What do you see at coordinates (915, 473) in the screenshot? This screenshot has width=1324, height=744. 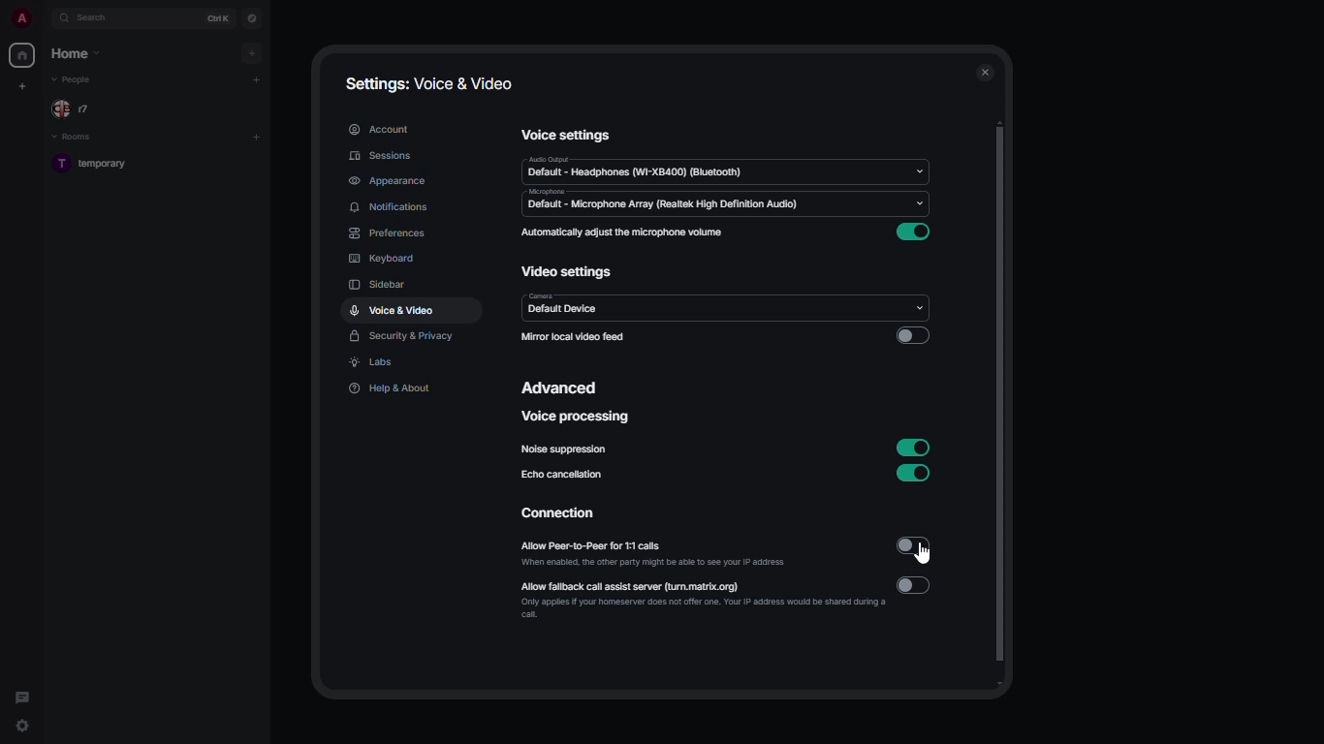 I see `enabled` at bounding box center [915, 473].